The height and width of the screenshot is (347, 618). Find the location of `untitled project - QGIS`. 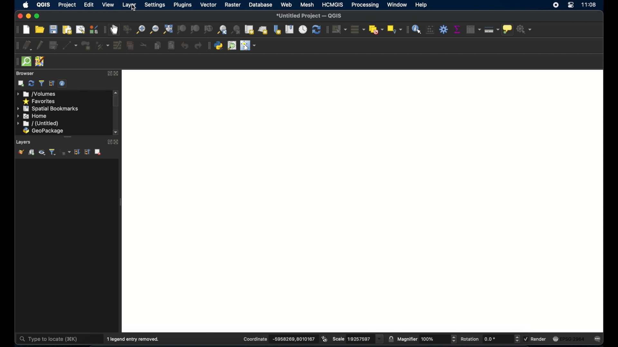

untitled project - QGIS is located at coordinates (311, 15).